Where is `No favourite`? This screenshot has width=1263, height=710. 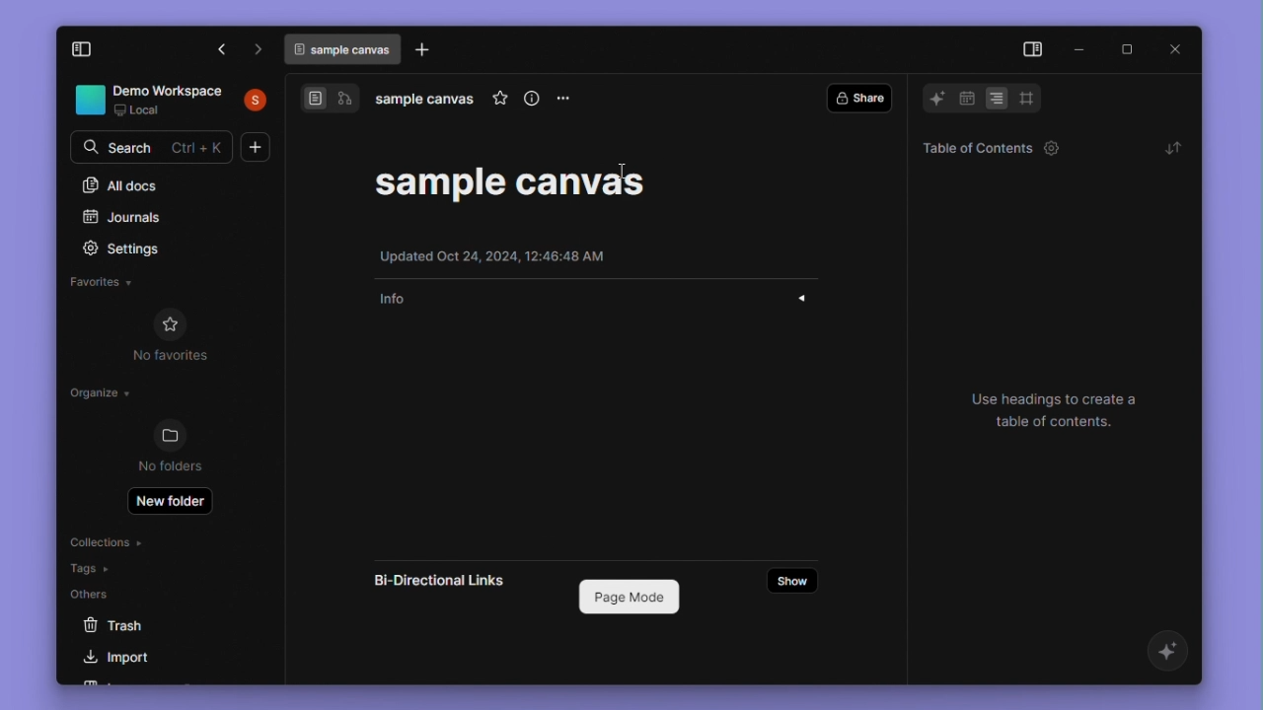 No favourite is located at coordinates (181, 335).